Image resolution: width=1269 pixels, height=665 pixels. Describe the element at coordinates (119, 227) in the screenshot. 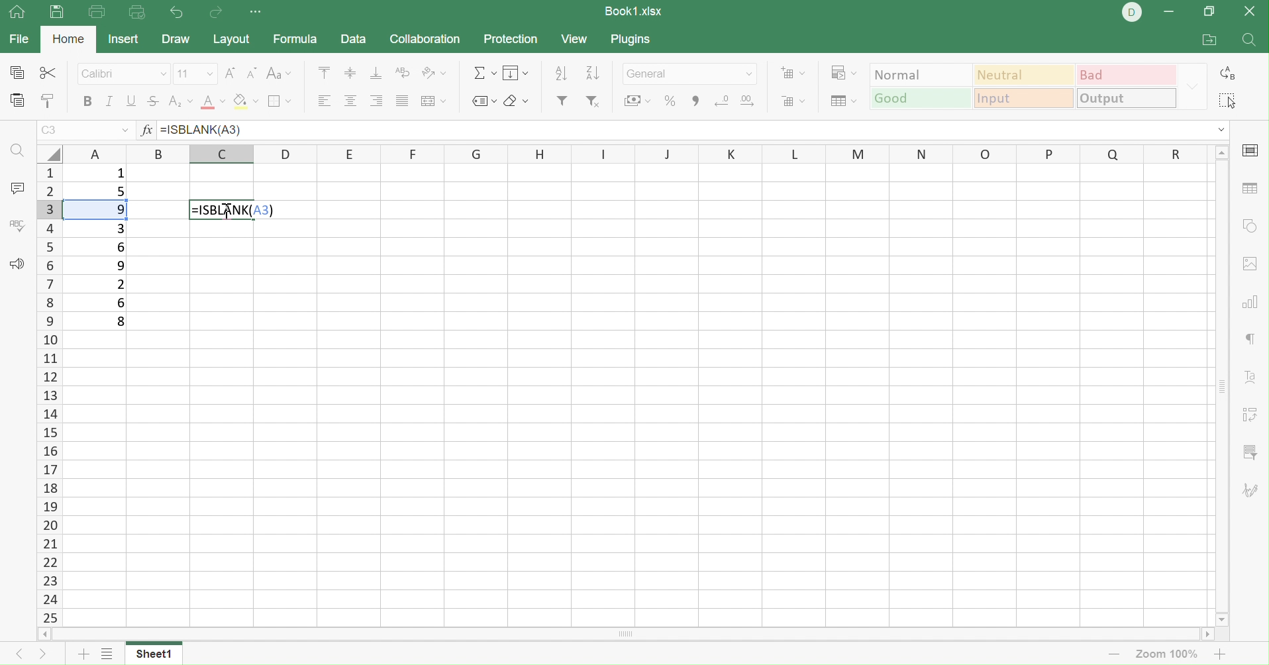

I see `3` at that location.